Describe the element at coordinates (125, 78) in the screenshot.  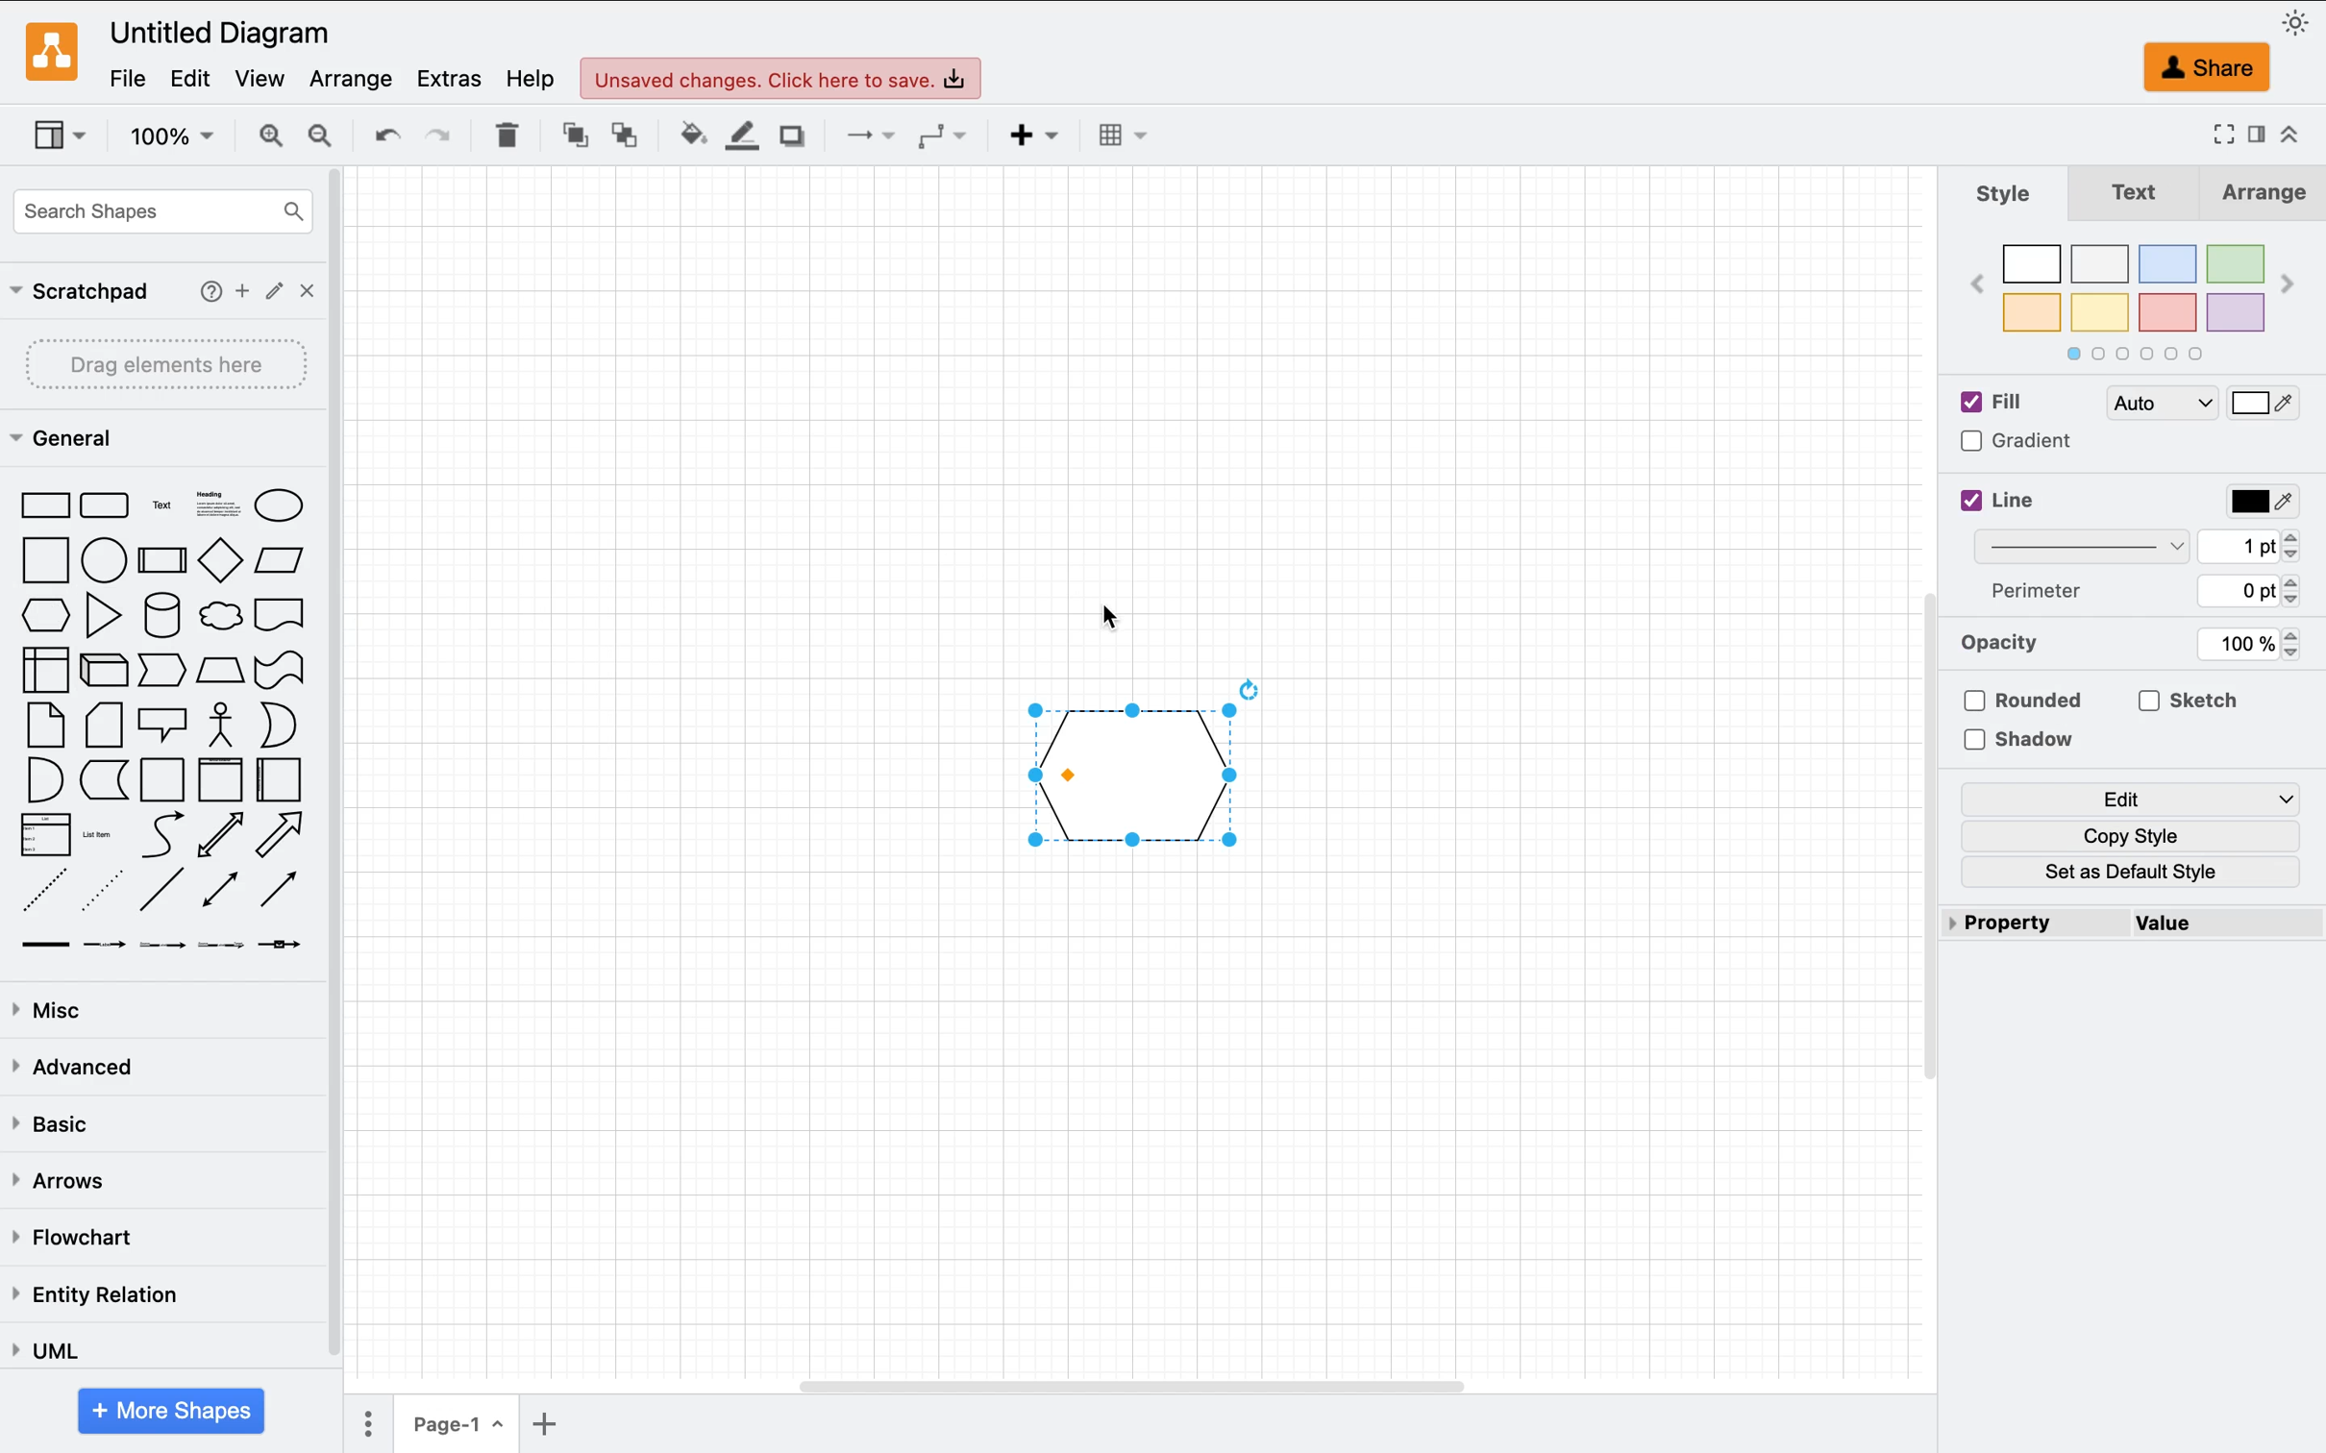
I see `file` at that location.